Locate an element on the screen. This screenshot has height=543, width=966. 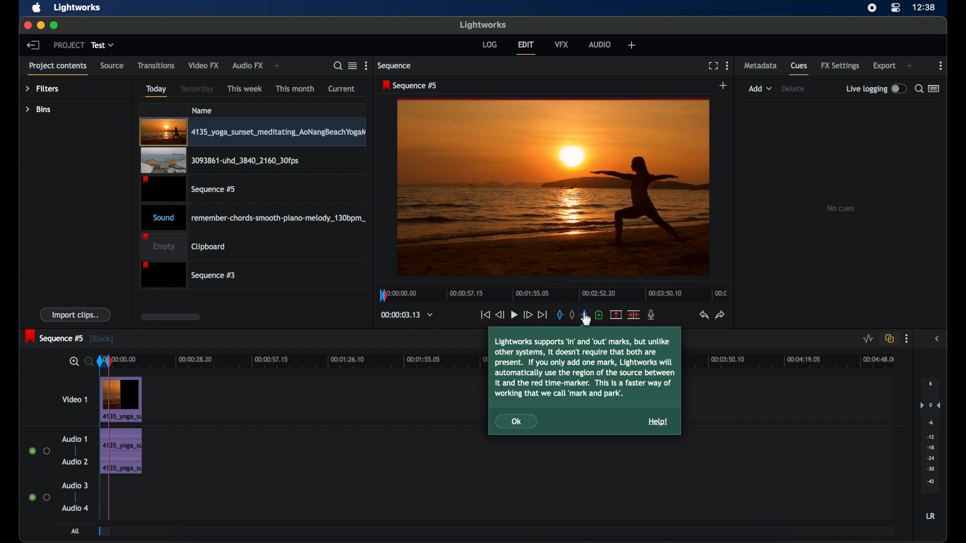
live logging is located at coordinates (875, 88).